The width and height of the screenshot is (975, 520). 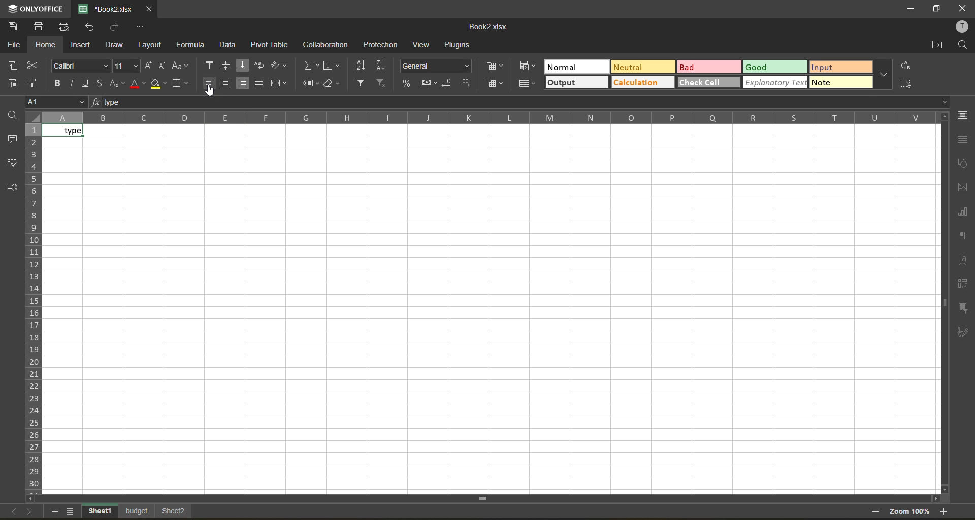 What do you see at coordinates (775, 68) in the screenshot?
I see `good` at bounding box center [775, 68].